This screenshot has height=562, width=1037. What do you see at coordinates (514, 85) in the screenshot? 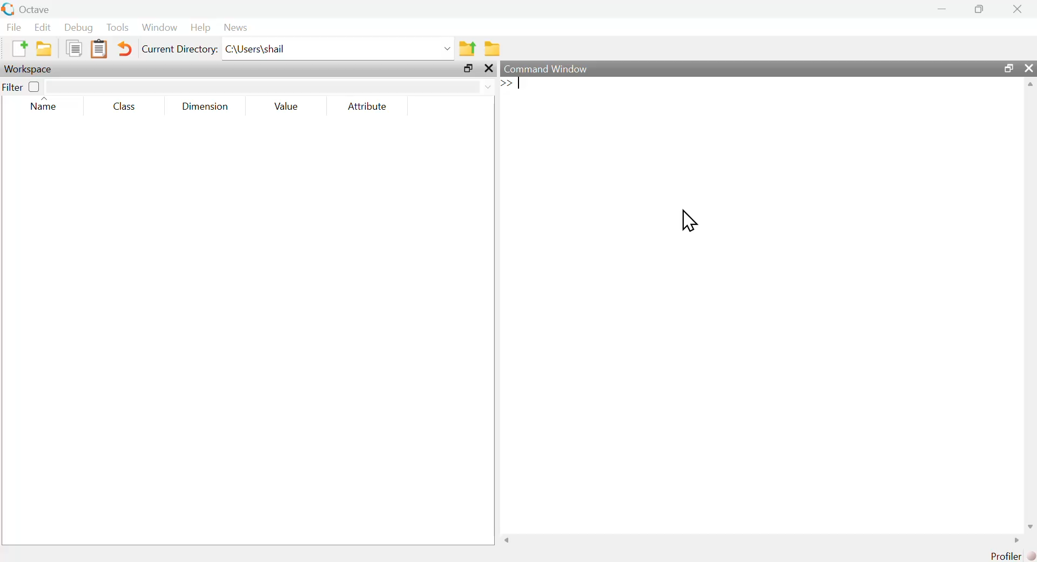
I see `typing cursor` at bounding box center [514, 85].